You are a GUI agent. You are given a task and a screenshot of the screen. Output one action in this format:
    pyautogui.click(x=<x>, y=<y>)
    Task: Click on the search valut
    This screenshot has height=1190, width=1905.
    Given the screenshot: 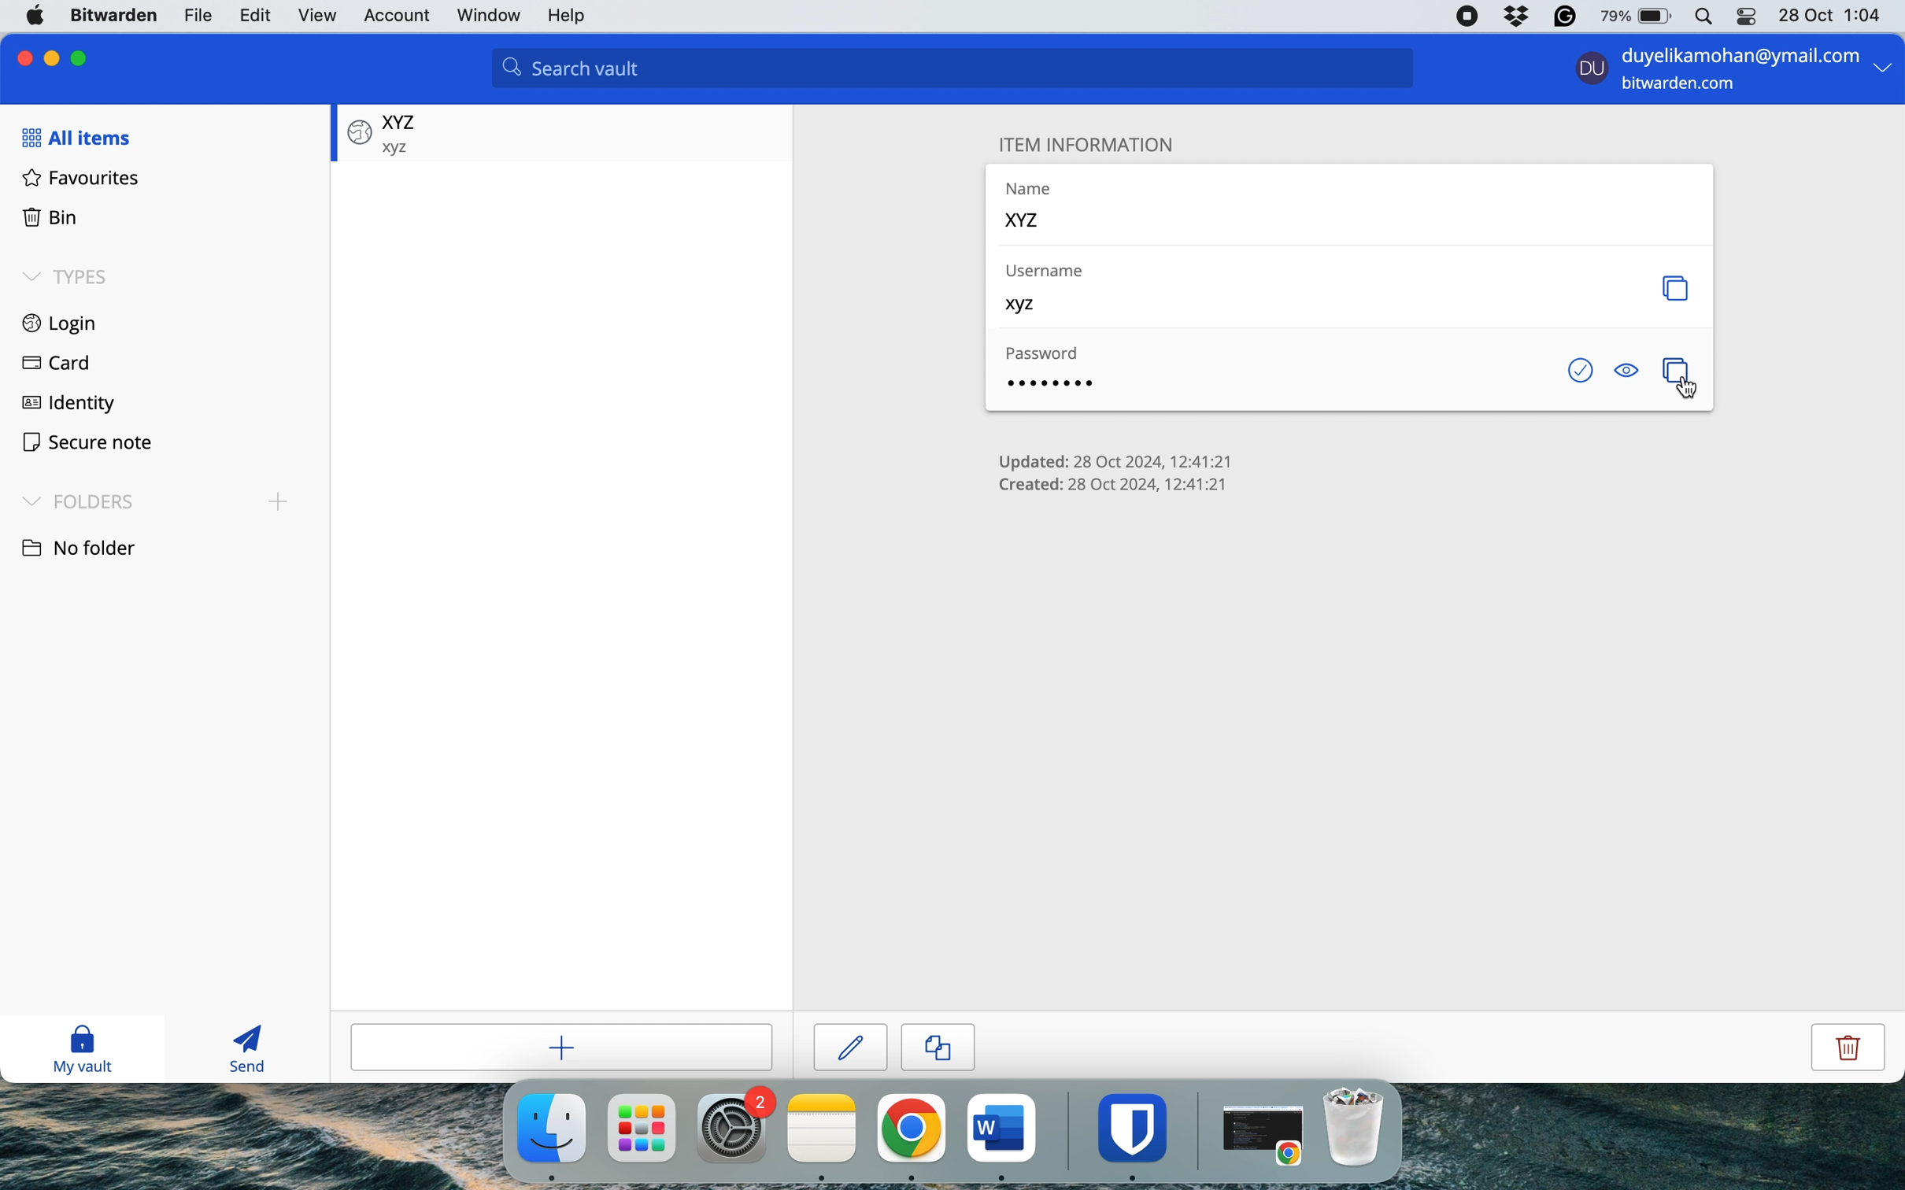 What is the action you would take?
    pyautogui.click(x=963, y=71)
    